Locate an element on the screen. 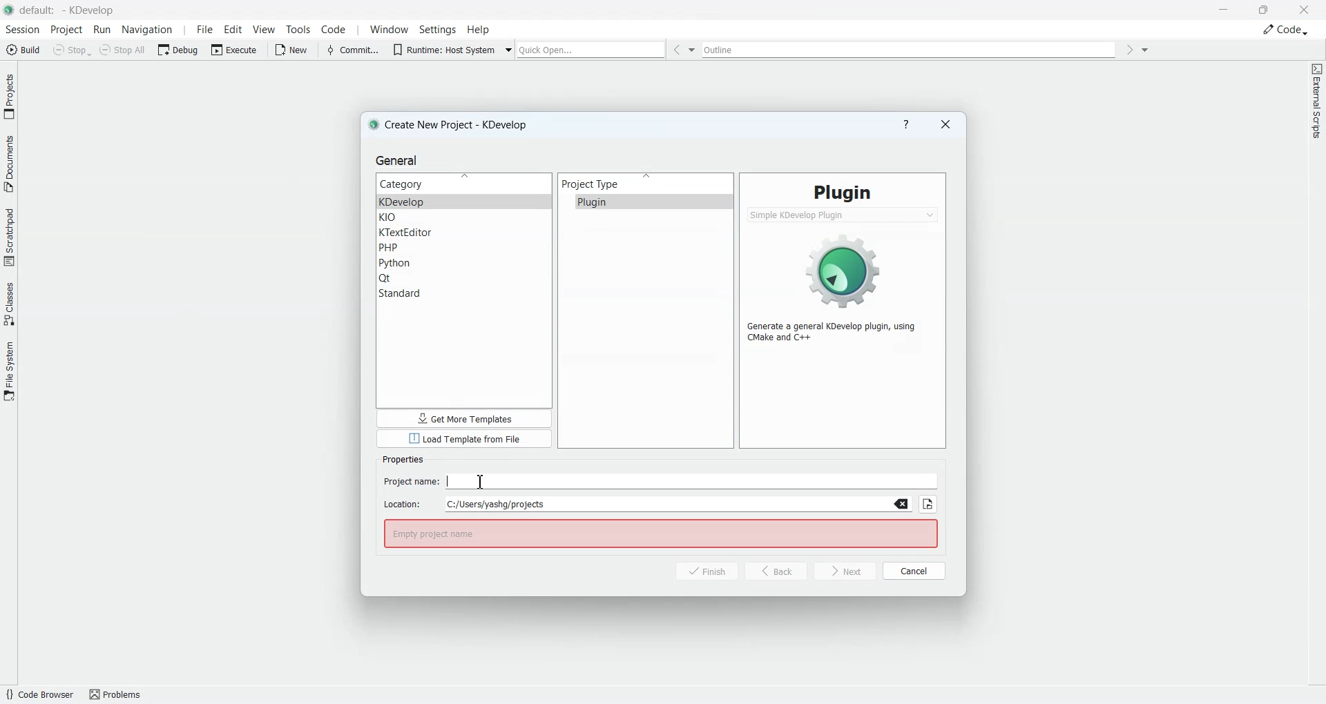  Standard is located at coordinates (464, 293).